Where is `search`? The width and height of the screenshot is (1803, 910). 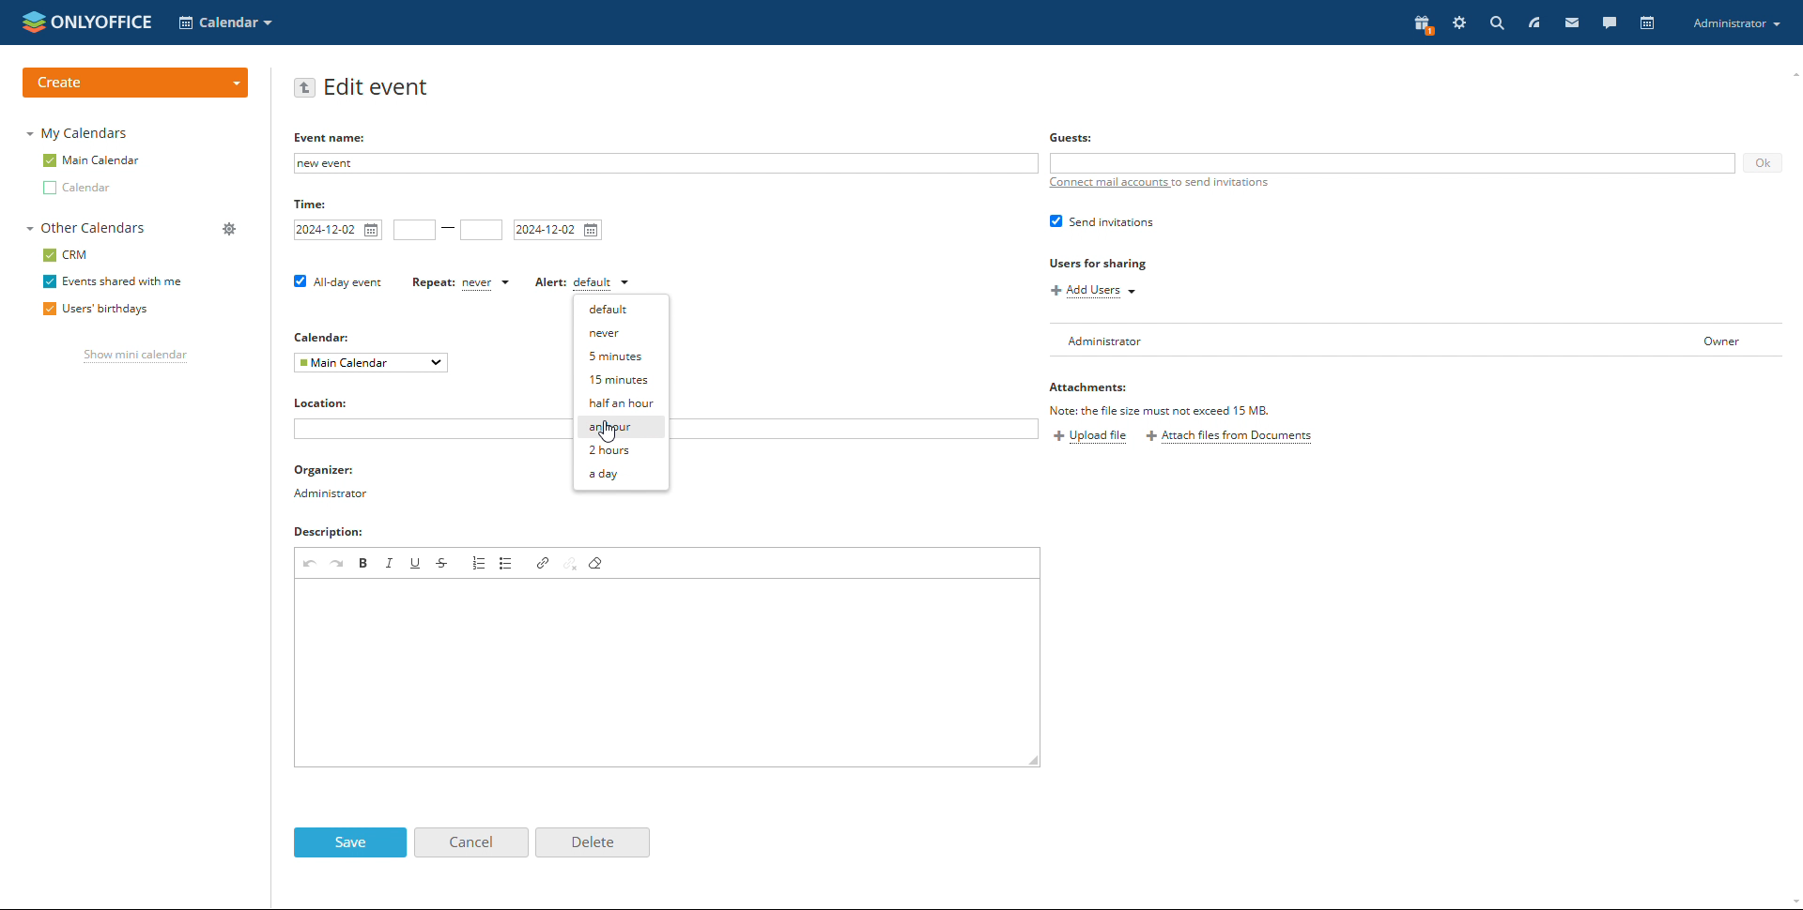 search is located at coordinates (1499, 23).